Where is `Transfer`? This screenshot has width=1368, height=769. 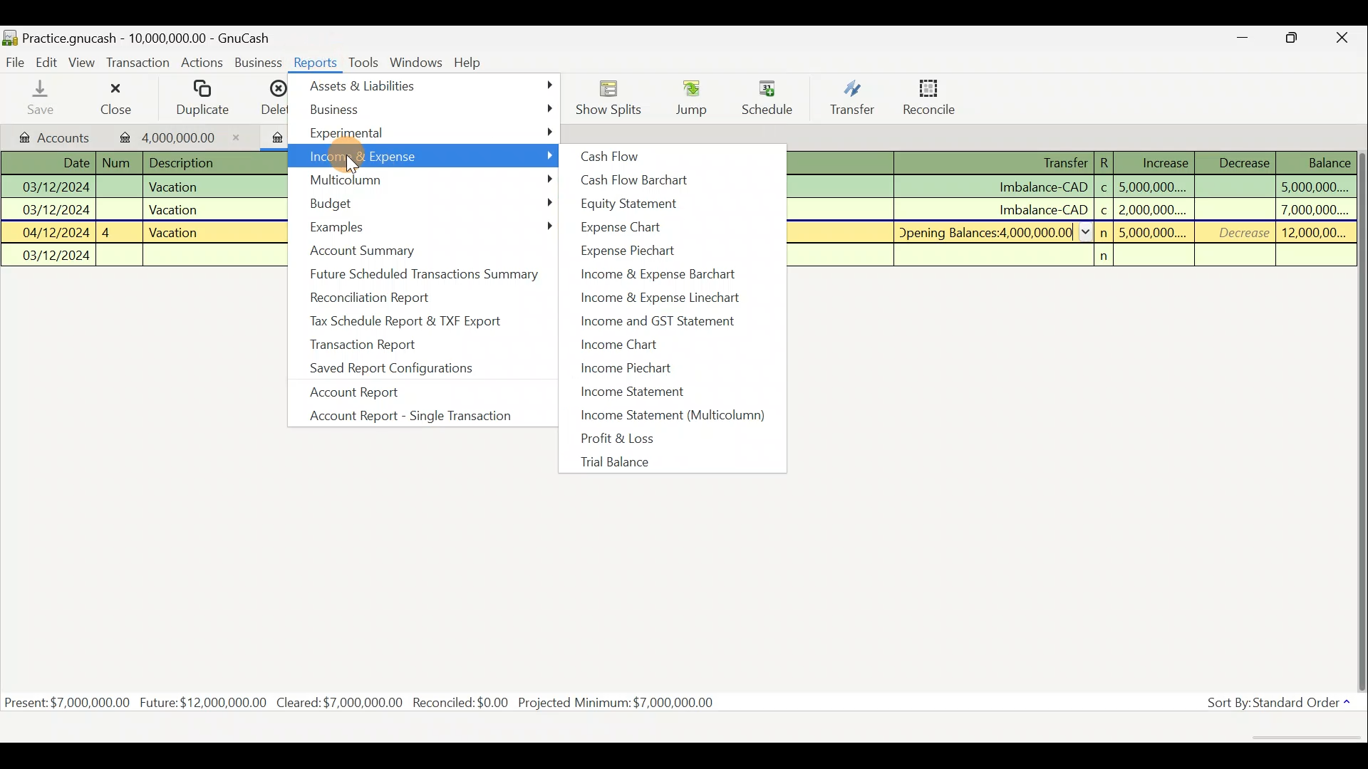 Transfer is located at coordinates (849, 100).